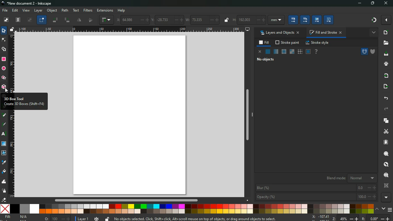  What do you see at coordinates (316, 188) in the screenshot?
I see `blur` at bounding box center [316, 188].